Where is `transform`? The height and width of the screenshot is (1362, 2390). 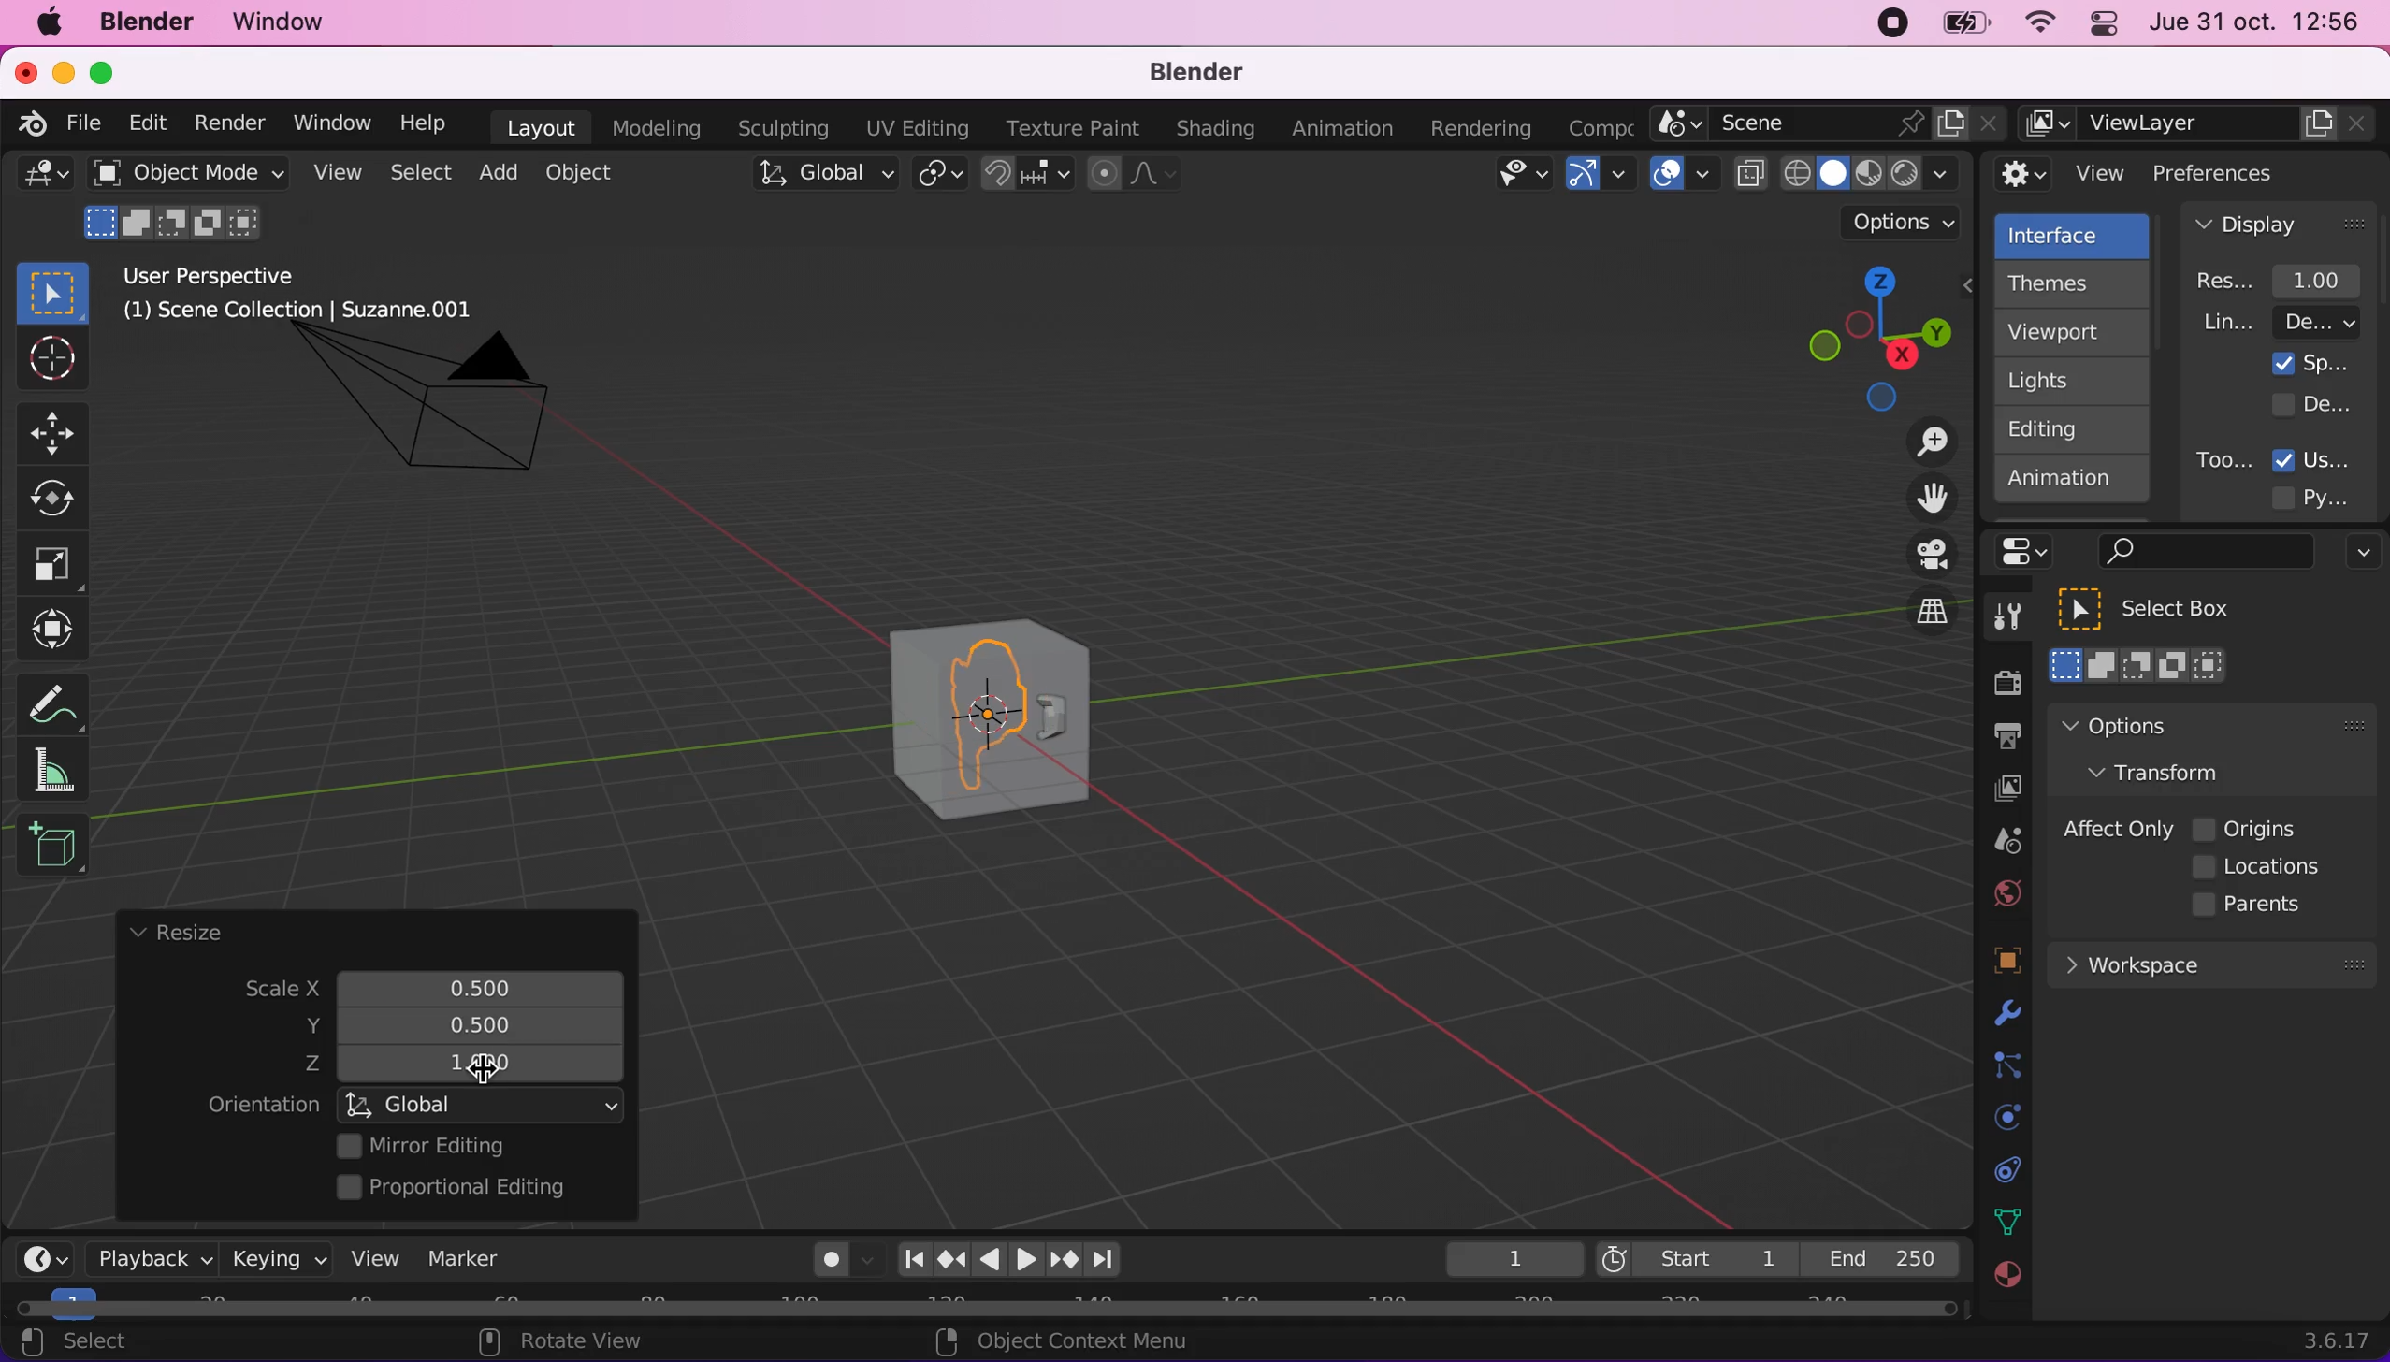
transform is located at coordinates (2174, 771).